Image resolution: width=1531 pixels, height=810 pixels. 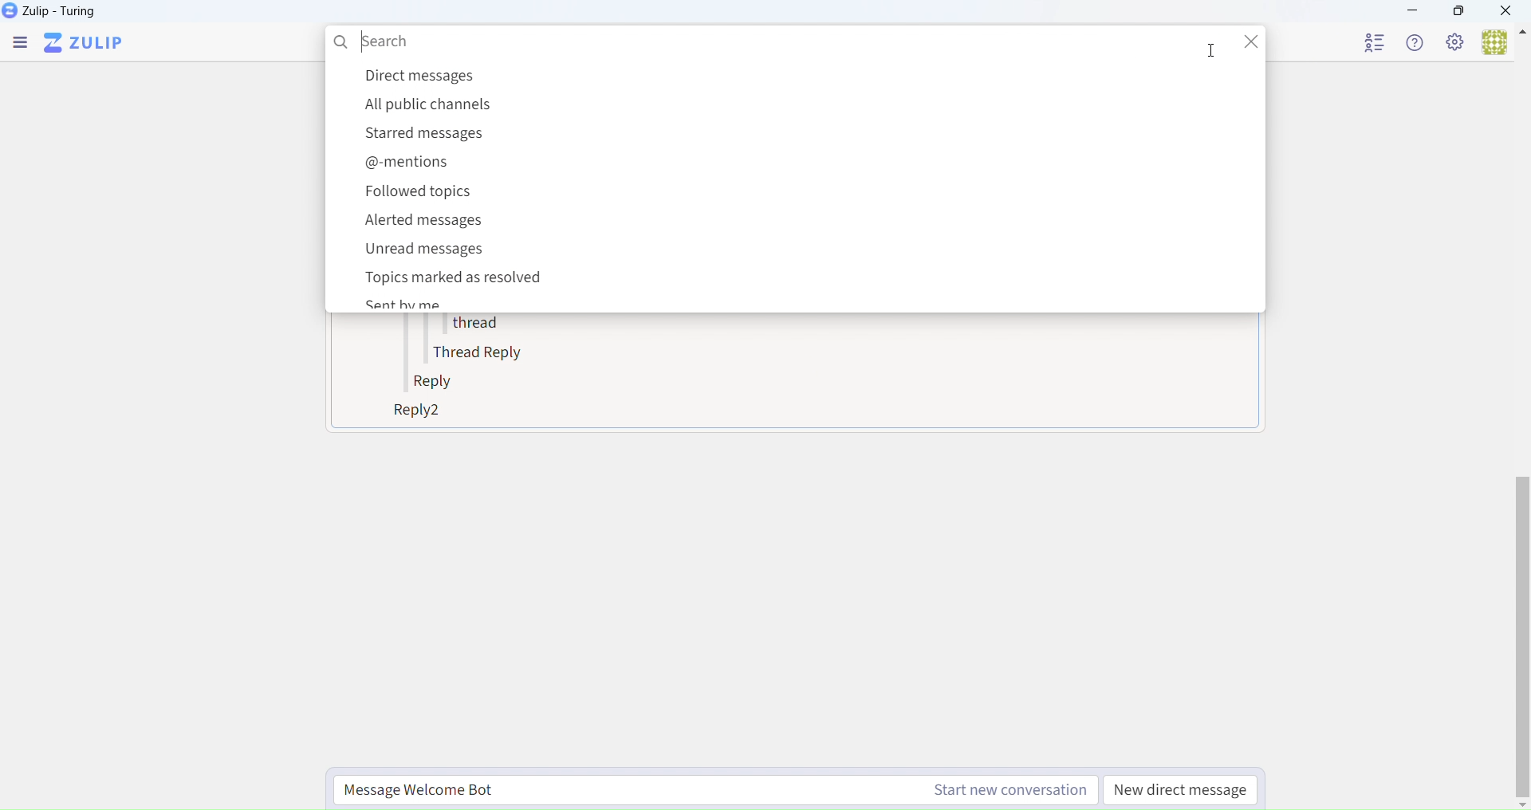 What do you see at coordinates (430, 225) in the screenshot?
I see `Alerted messages` at bounding box center [430, 225].